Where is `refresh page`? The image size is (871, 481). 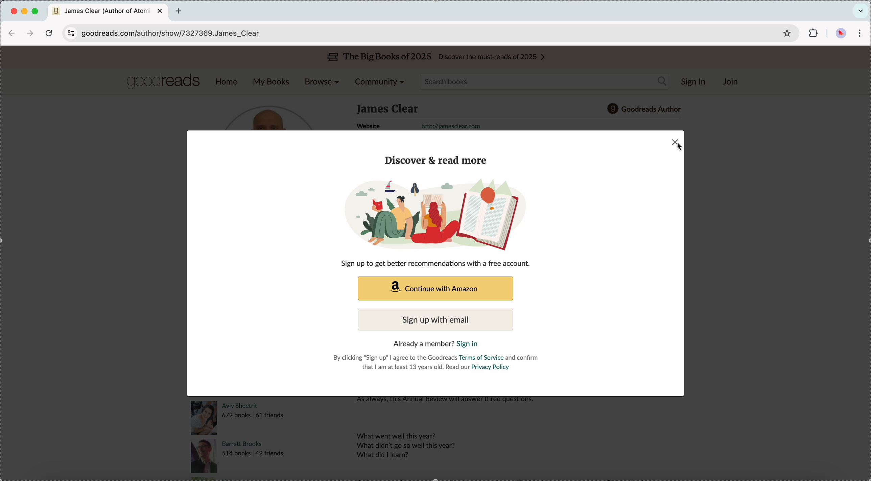 refresh page is located at coordinates (49, 35).